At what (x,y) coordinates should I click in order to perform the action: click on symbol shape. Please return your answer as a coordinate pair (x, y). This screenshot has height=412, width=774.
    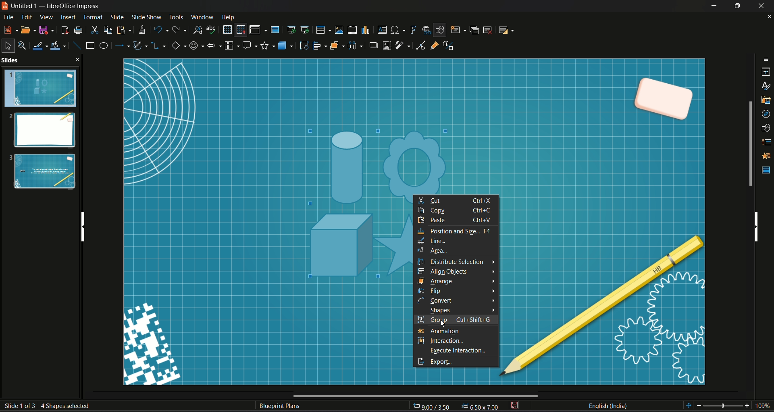
    Looking at the image, I should click on (196, 47).